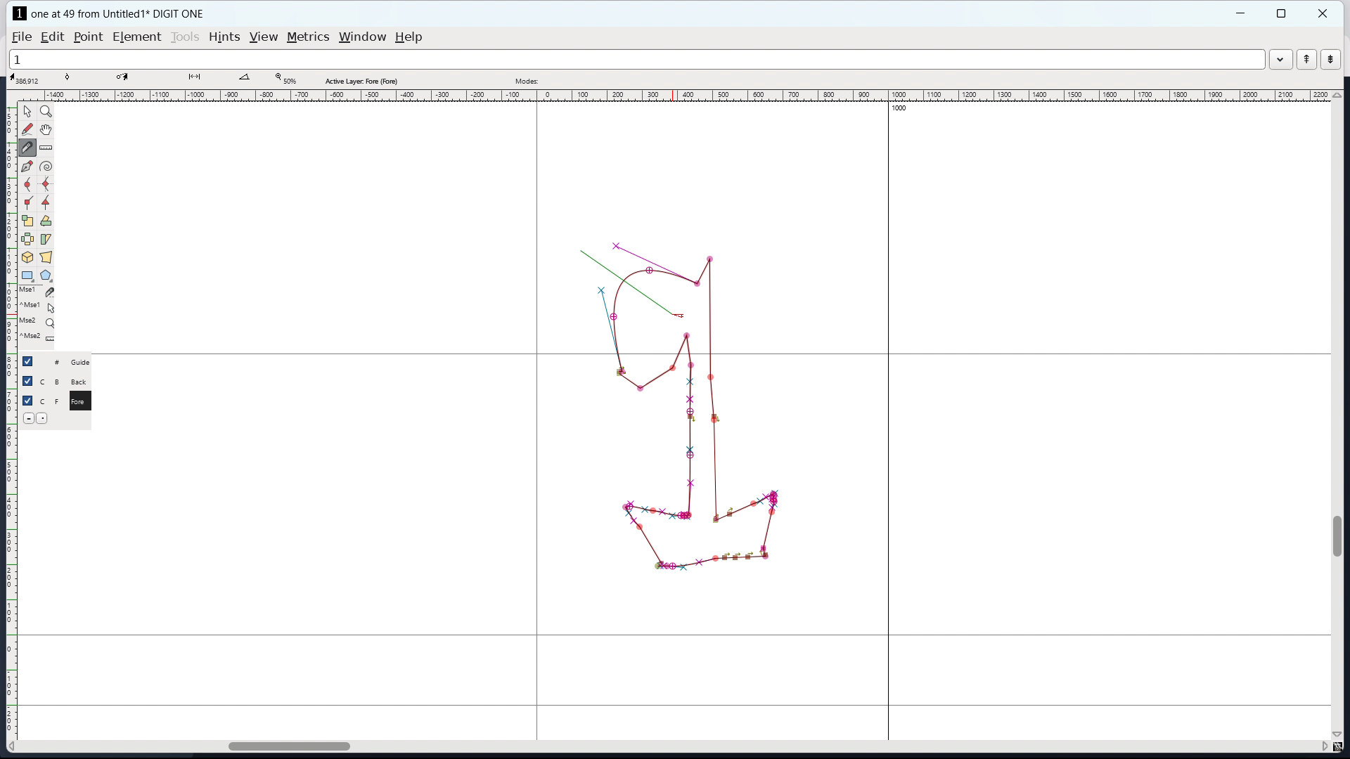  I want to click on pointer, so click(27, 110).